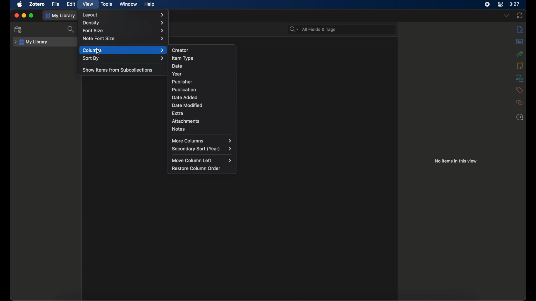  Describe the element at coordinates (506, 16) in the screenshot. I see `dropdown` at that location.